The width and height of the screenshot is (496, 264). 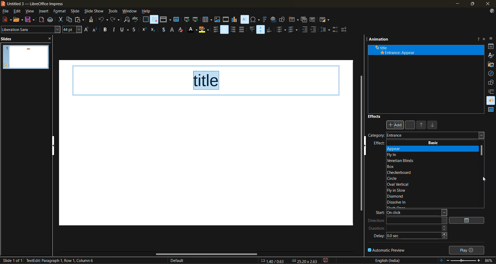 I want to click on align right, so click(x=233, y=30).